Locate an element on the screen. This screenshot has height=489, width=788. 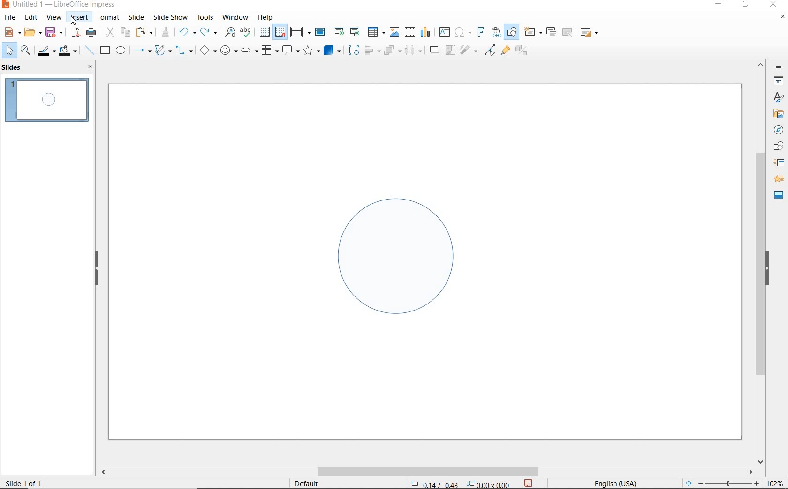
insert video is located at coordinates (409, 31).